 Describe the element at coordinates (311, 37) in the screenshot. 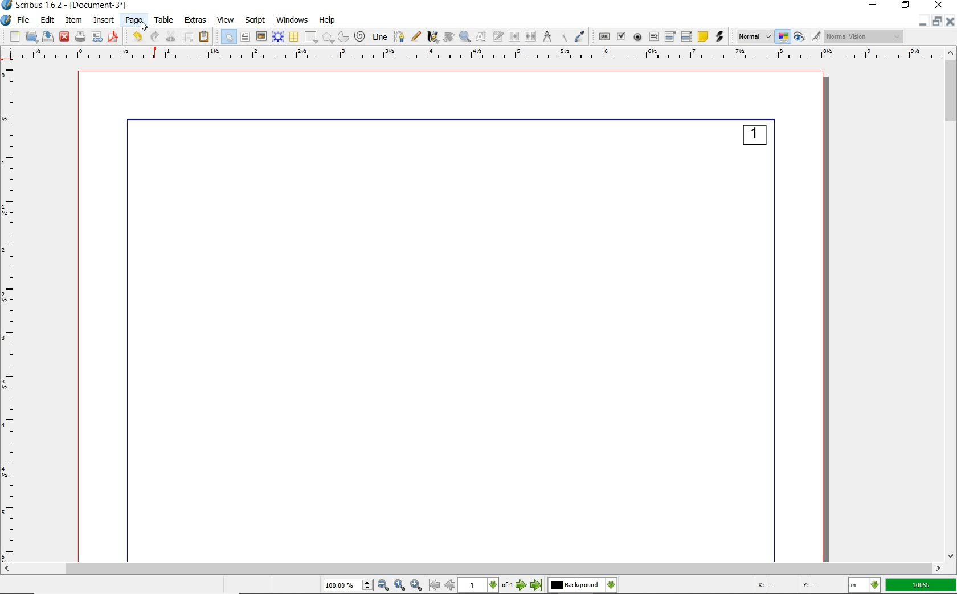

I see `shape` at that location.